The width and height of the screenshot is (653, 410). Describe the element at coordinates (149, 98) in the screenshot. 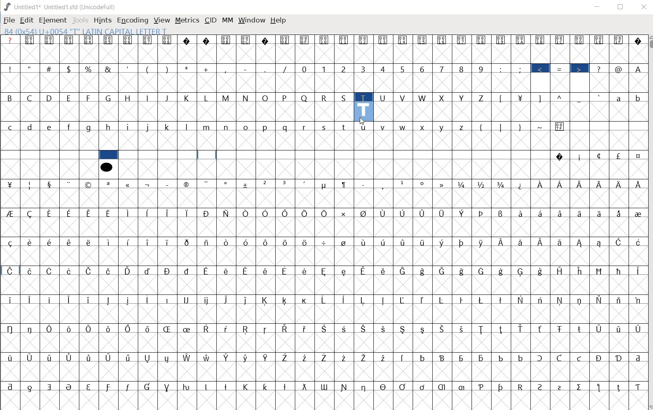

I see `I` at that location.